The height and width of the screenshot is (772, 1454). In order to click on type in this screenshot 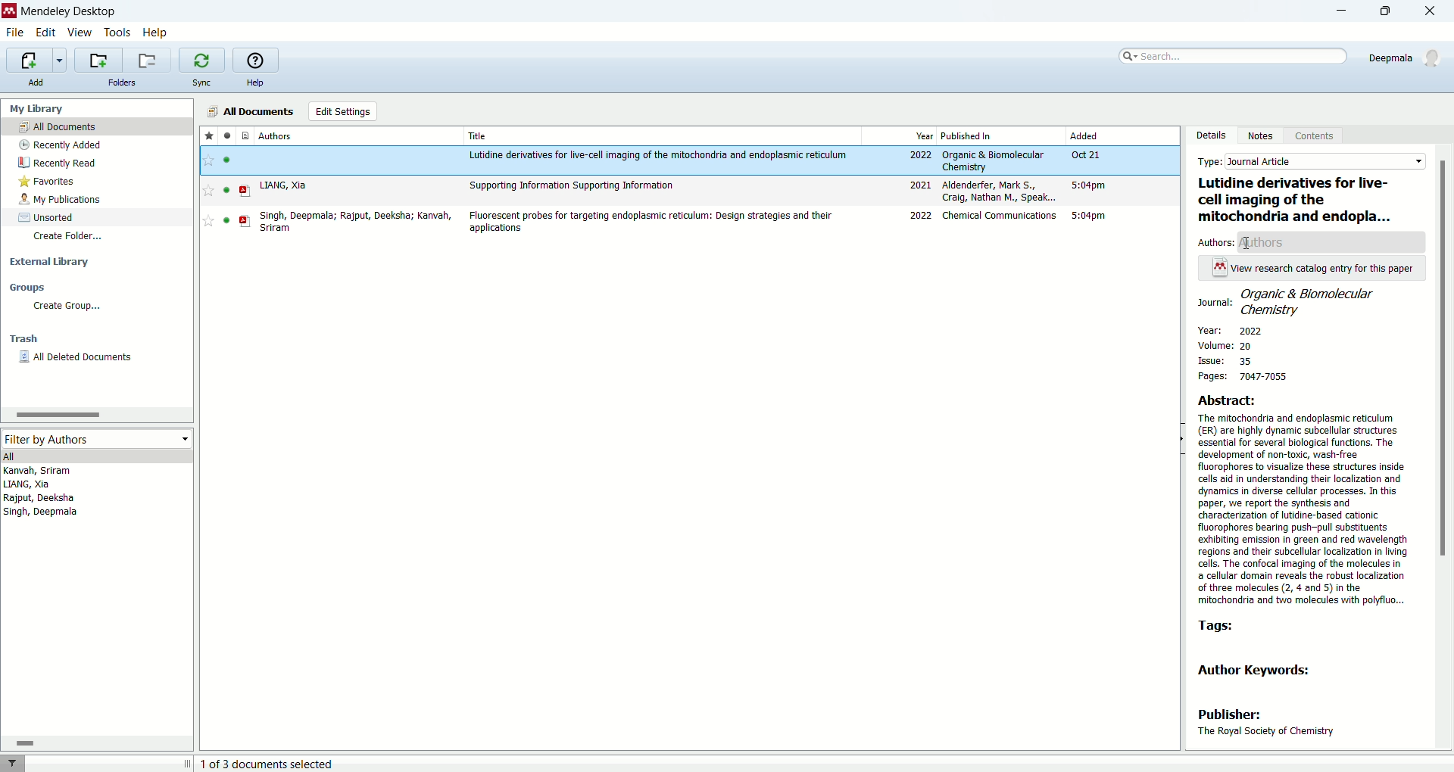, I will do `click(1212, 161)`.